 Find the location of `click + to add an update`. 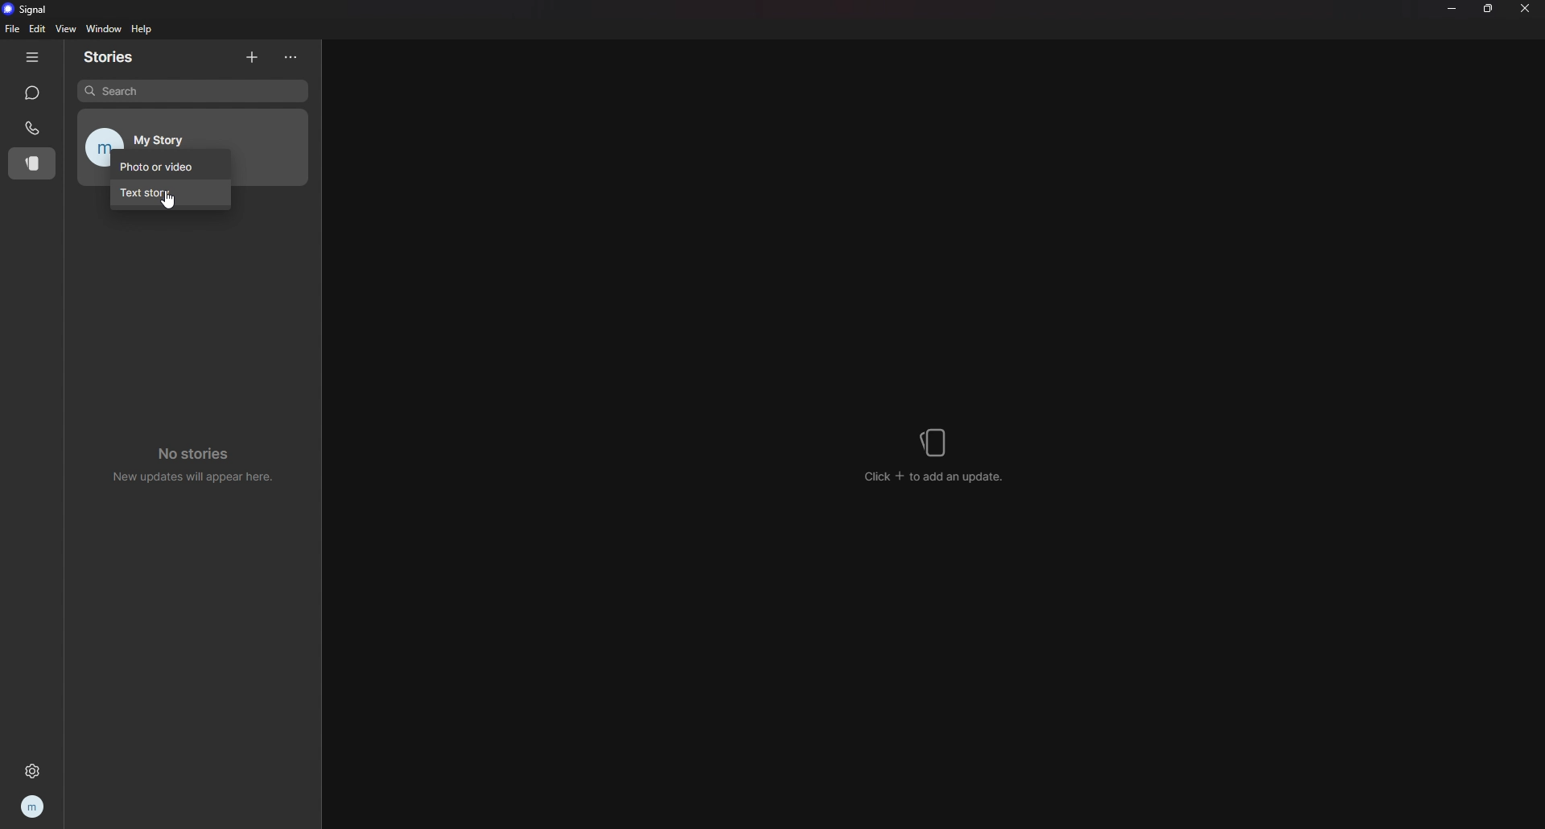

click + to add an update is located at coordinates (937, 456).